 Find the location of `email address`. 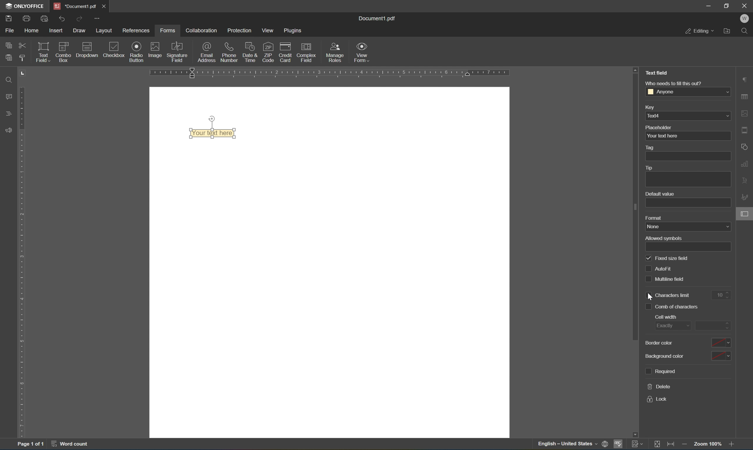

email address is located at coordinates (207, 52).